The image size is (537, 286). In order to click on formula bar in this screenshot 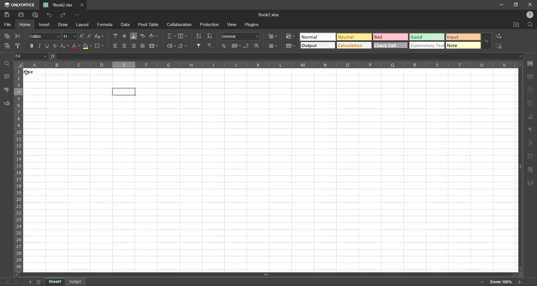, I will do `click(287, 55)`.